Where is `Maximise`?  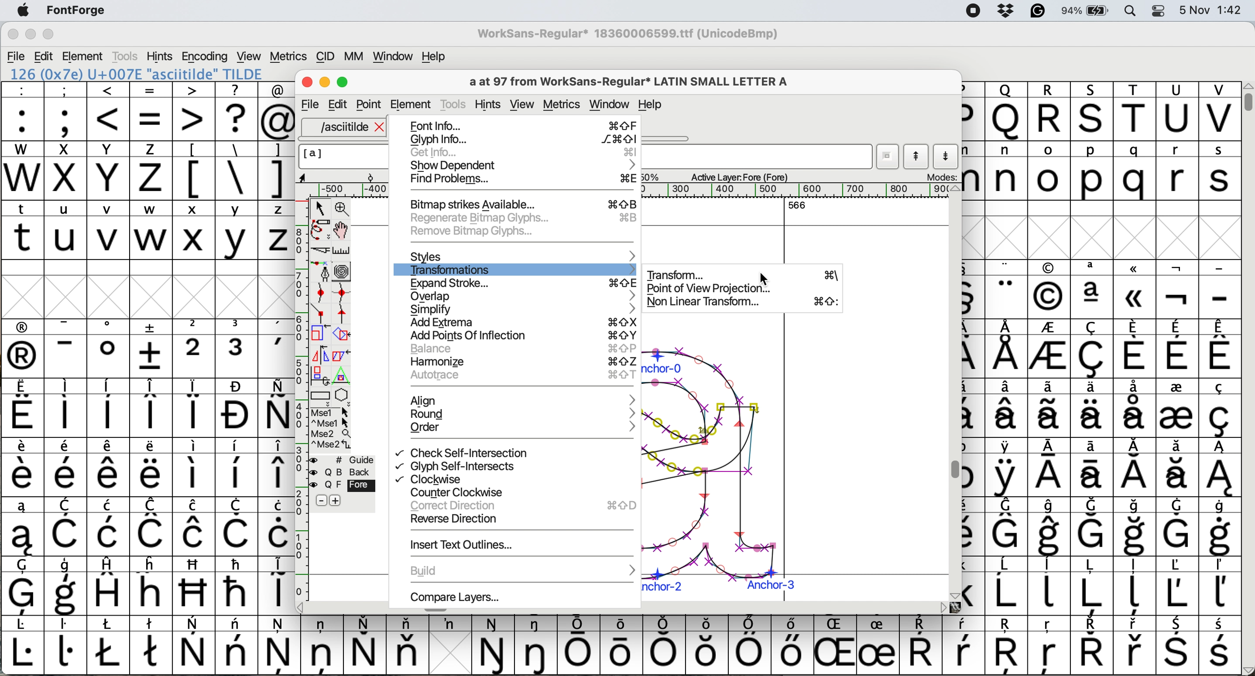 Maximise is located at coordinates (344, 83).